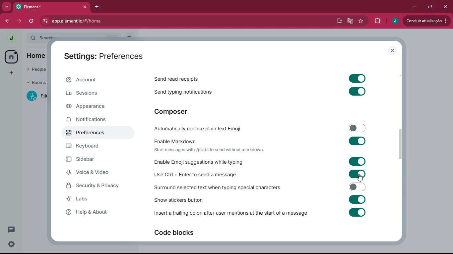 This screenshot has width=453, height=254. What do you see at coordinates (184, 92) in the screenshot?
I see `send typing notifications` at bounding box center [184, 92].